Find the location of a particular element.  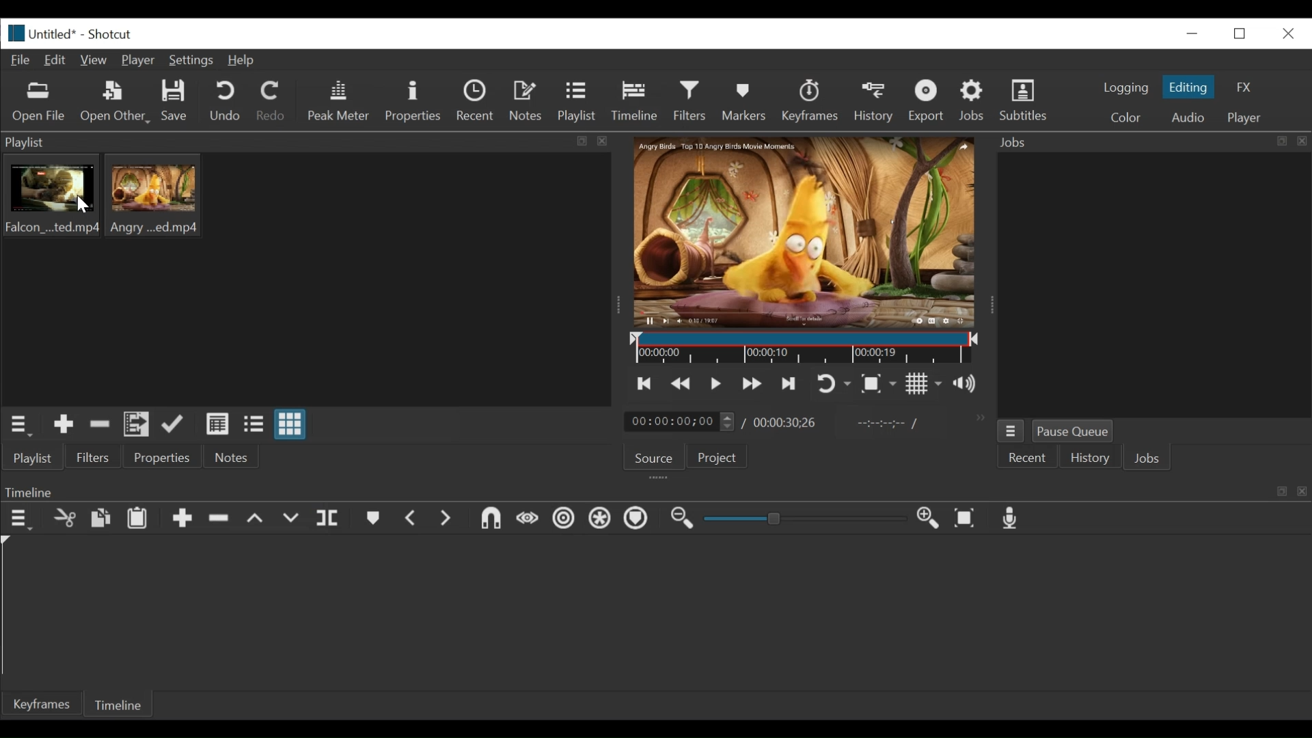

Remove cut is located at coordinates (100, 426).